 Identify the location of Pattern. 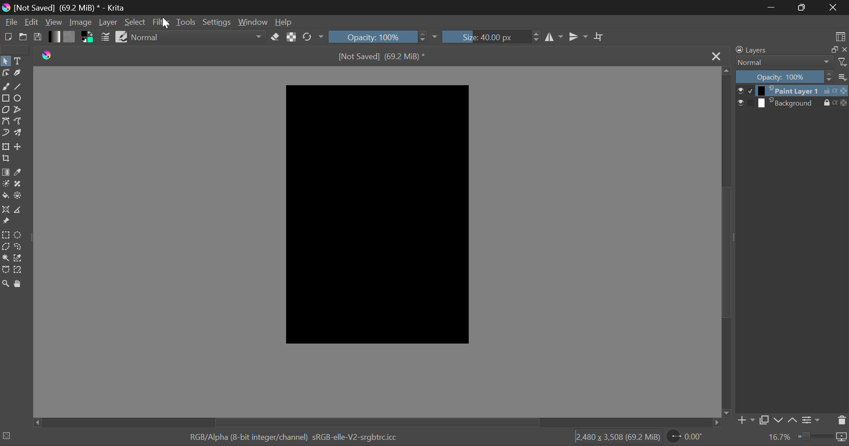
(71, 37).